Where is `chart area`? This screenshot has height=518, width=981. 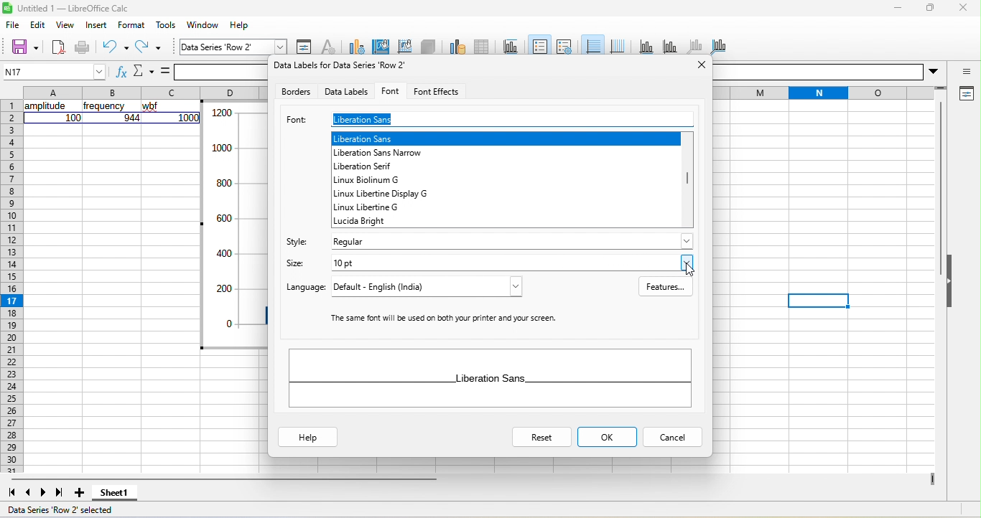 chart area is located at coordinates (378, 45).